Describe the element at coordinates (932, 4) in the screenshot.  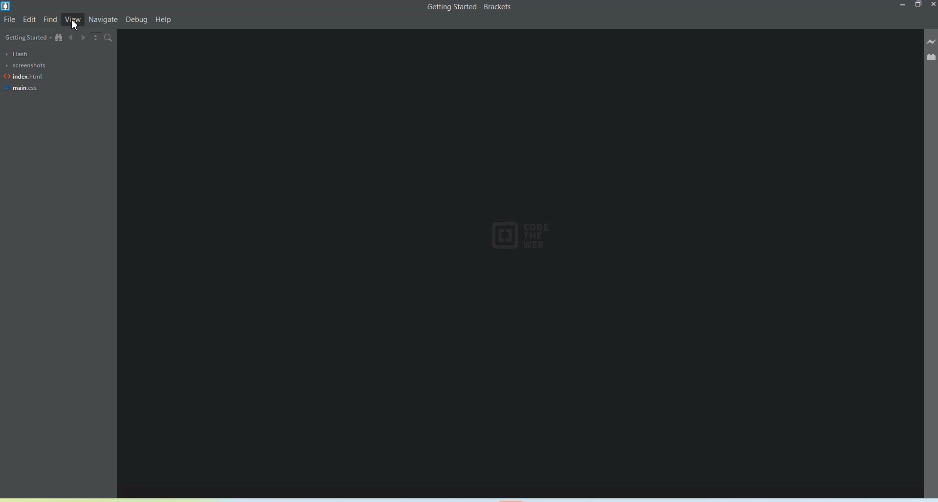
I see `Close` at that location.